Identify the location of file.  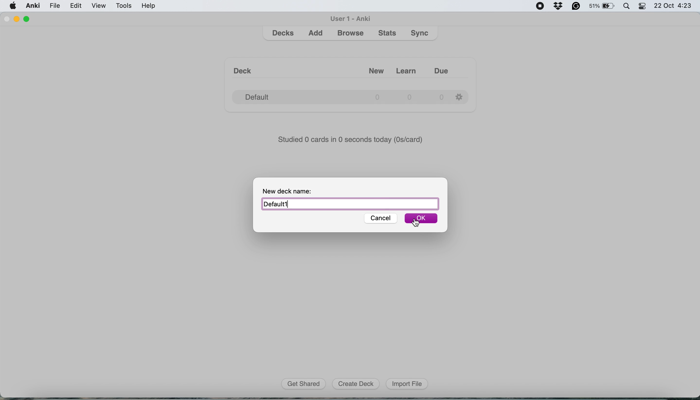
(54, 6).